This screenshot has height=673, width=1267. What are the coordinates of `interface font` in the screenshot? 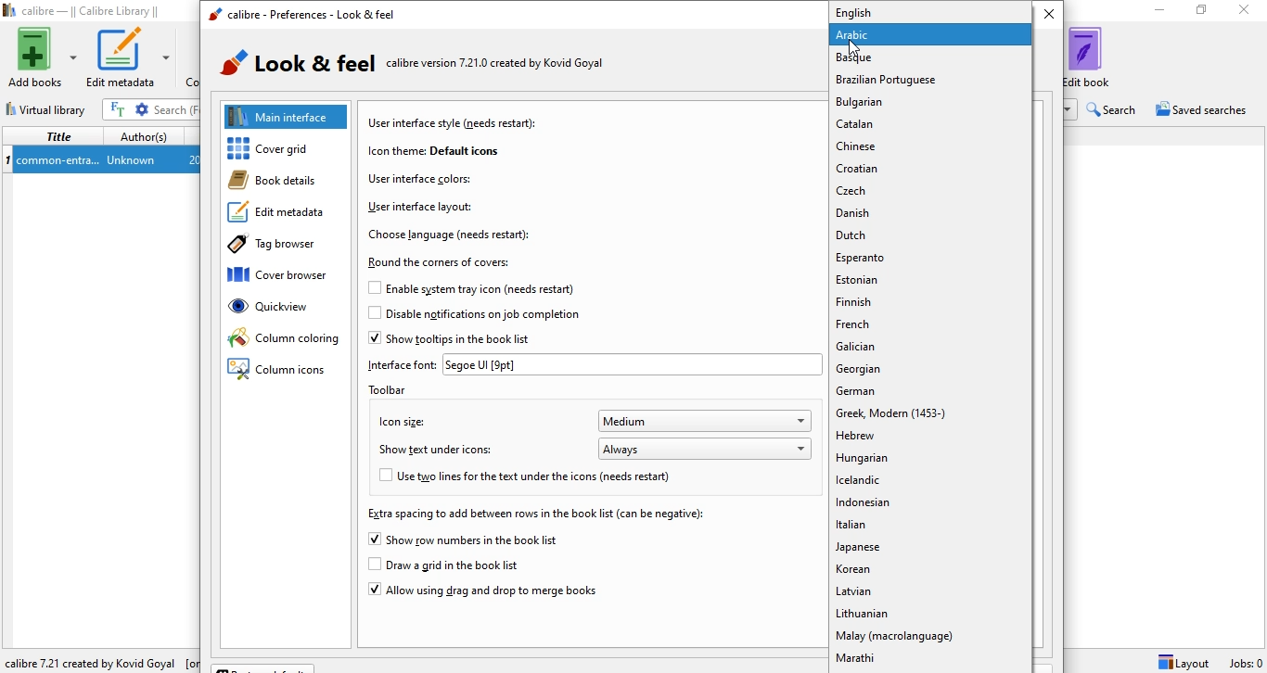 It's located at (402, 364).